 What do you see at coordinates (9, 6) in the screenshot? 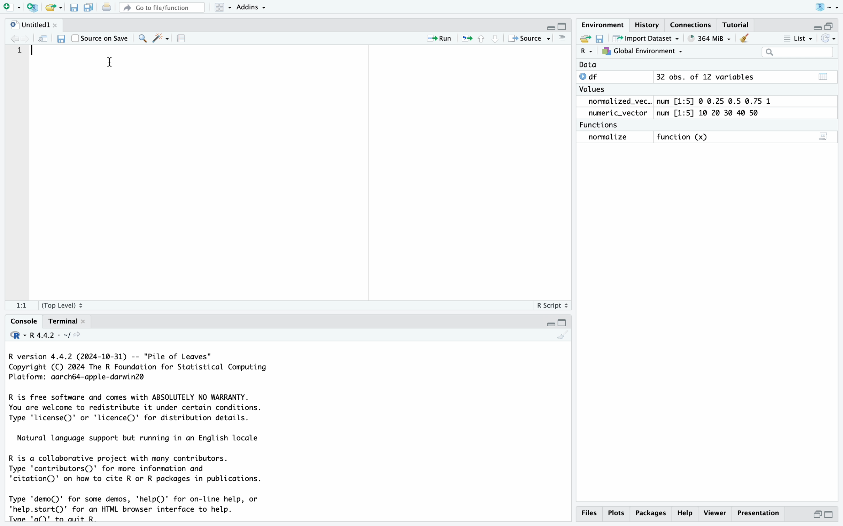
I see `New Page` at bounding box center [9, 6].